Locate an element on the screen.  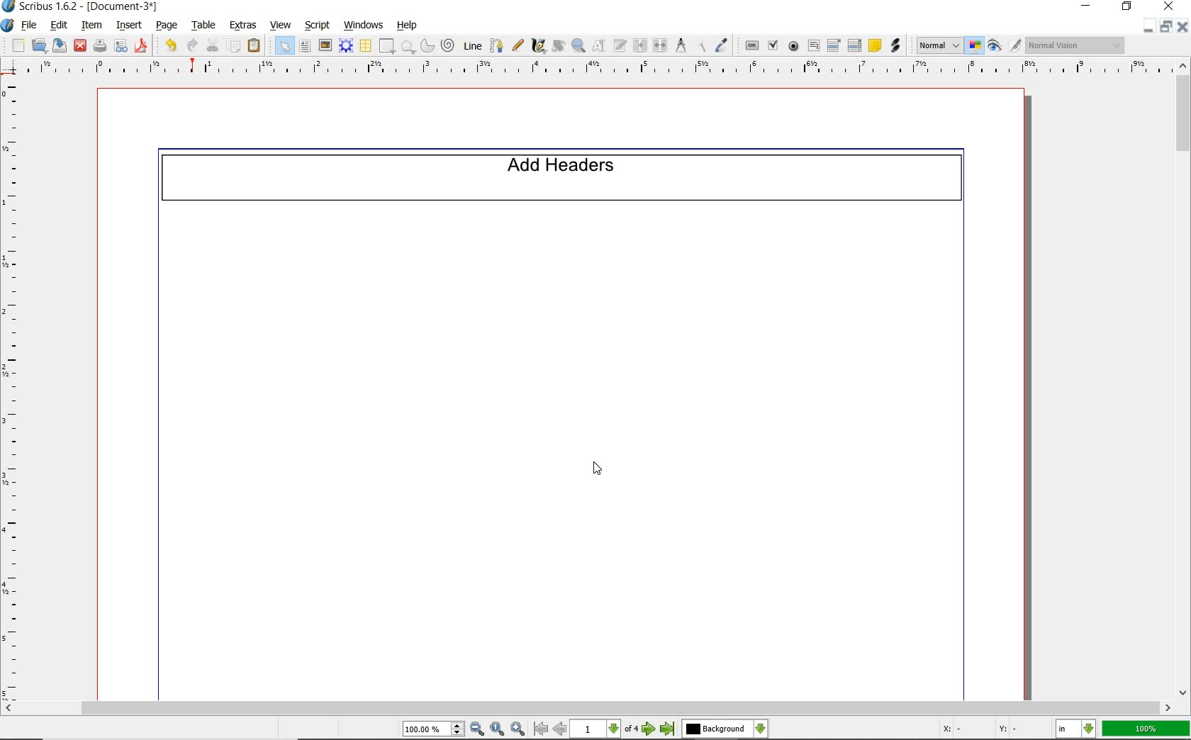
go to first page is located at coordinates (541, 729).